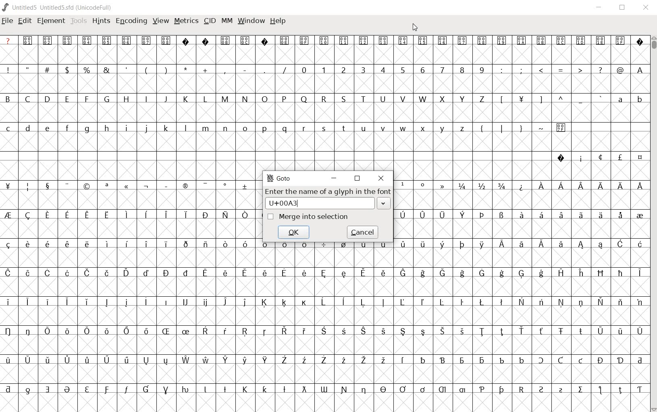 This screenshot has height=412, width=657. Describe the element at coordinates (47, 98) in the screenshot. I see `D` at that location.